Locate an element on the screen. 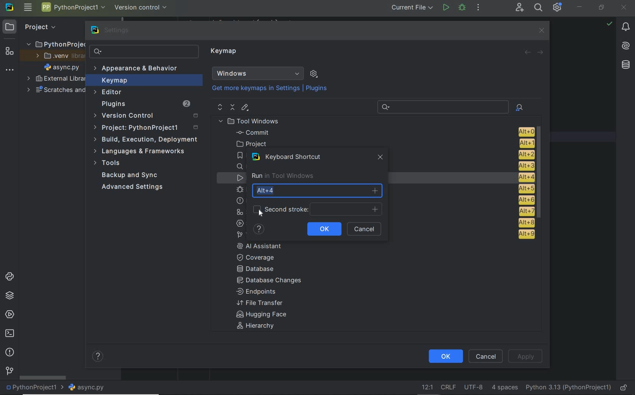  problems is located at coordinates (9, 353).